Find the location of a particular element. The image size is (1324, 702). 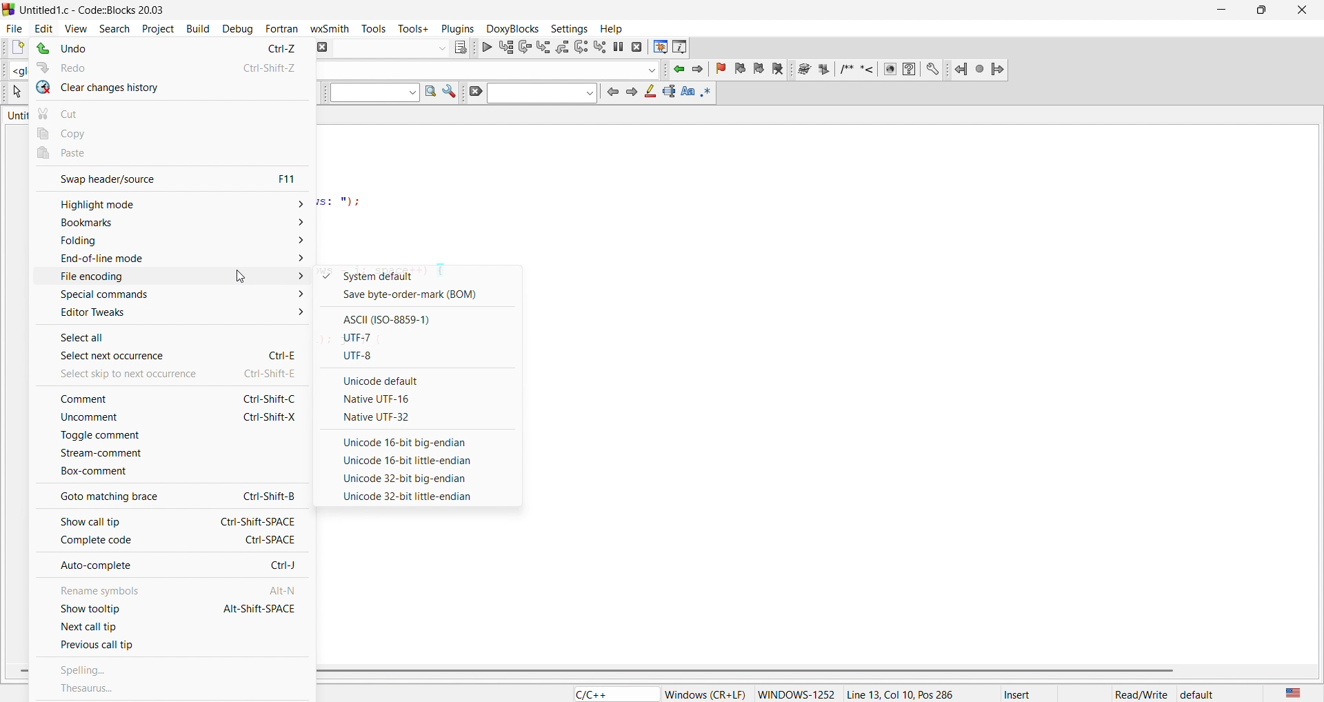

file encoding is located at coordinates (176, 277).